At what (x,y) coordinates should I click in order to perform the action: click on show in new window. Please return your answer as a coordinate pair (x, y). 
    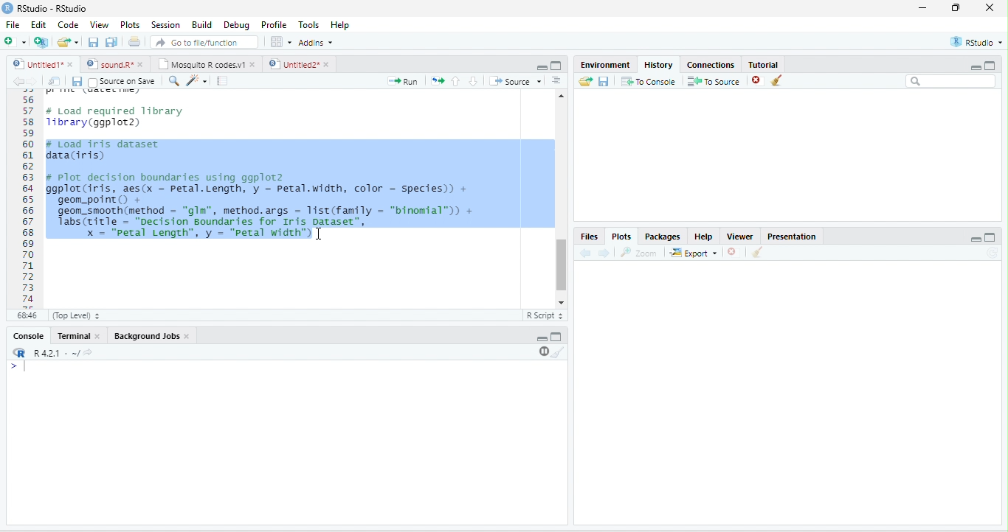
    Looking at the image, I should click on (55, 81).